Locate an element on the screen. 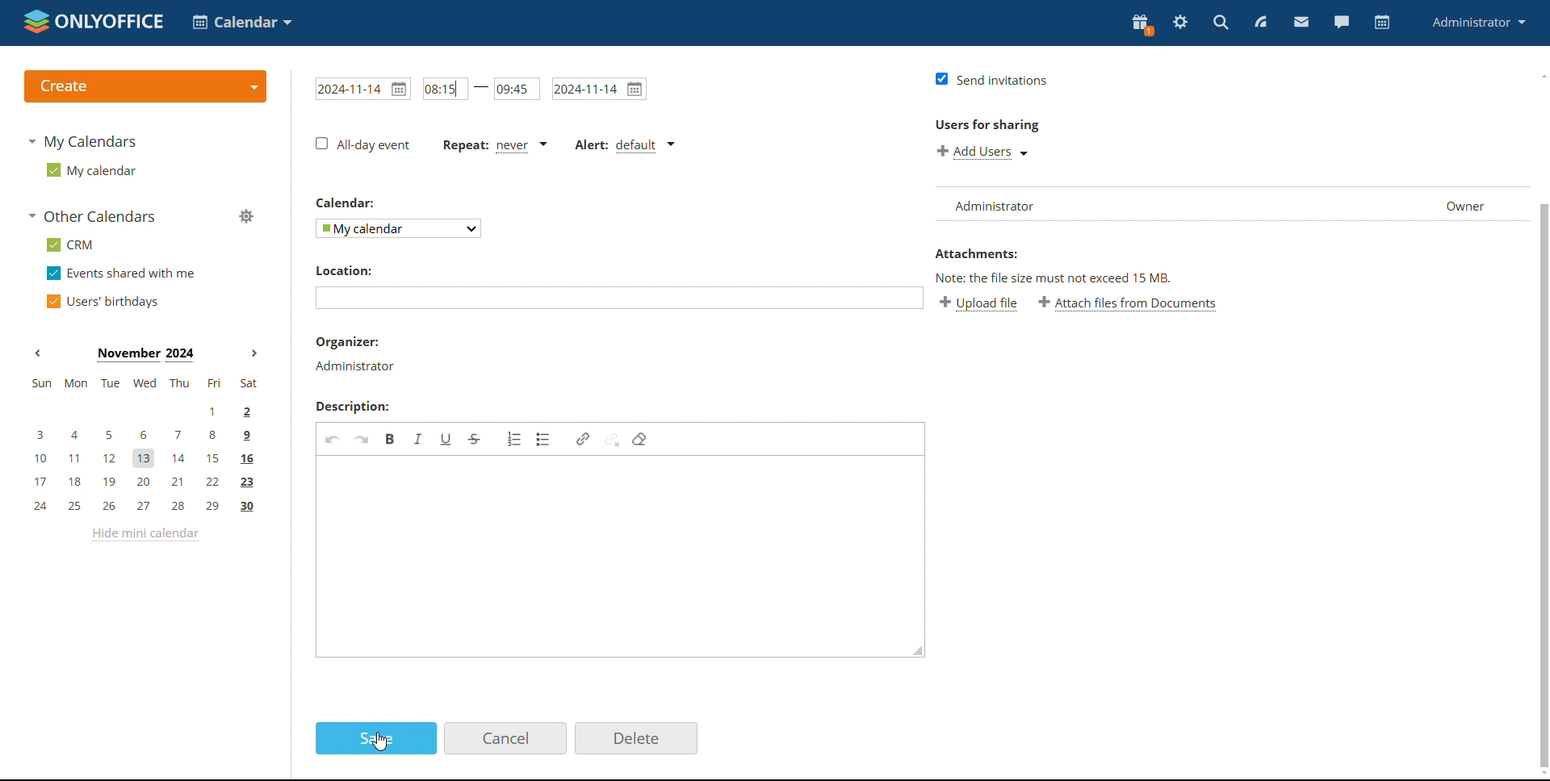 The height and width of the screenshot is (781, 1550). Link is located at coordinates (584, 439).